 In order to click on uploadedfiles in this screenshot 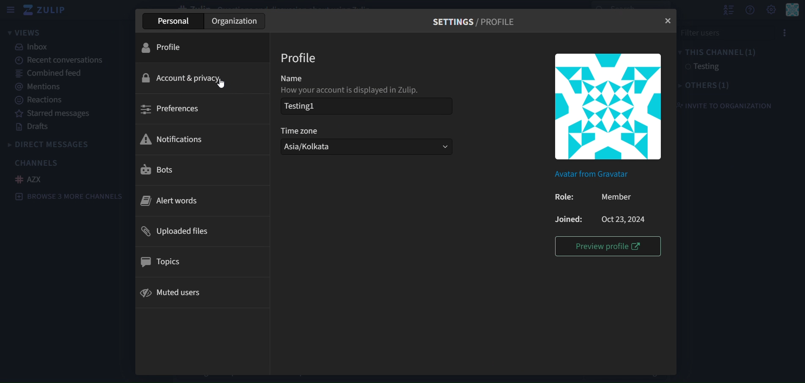, I will do `click(178, 232)`.